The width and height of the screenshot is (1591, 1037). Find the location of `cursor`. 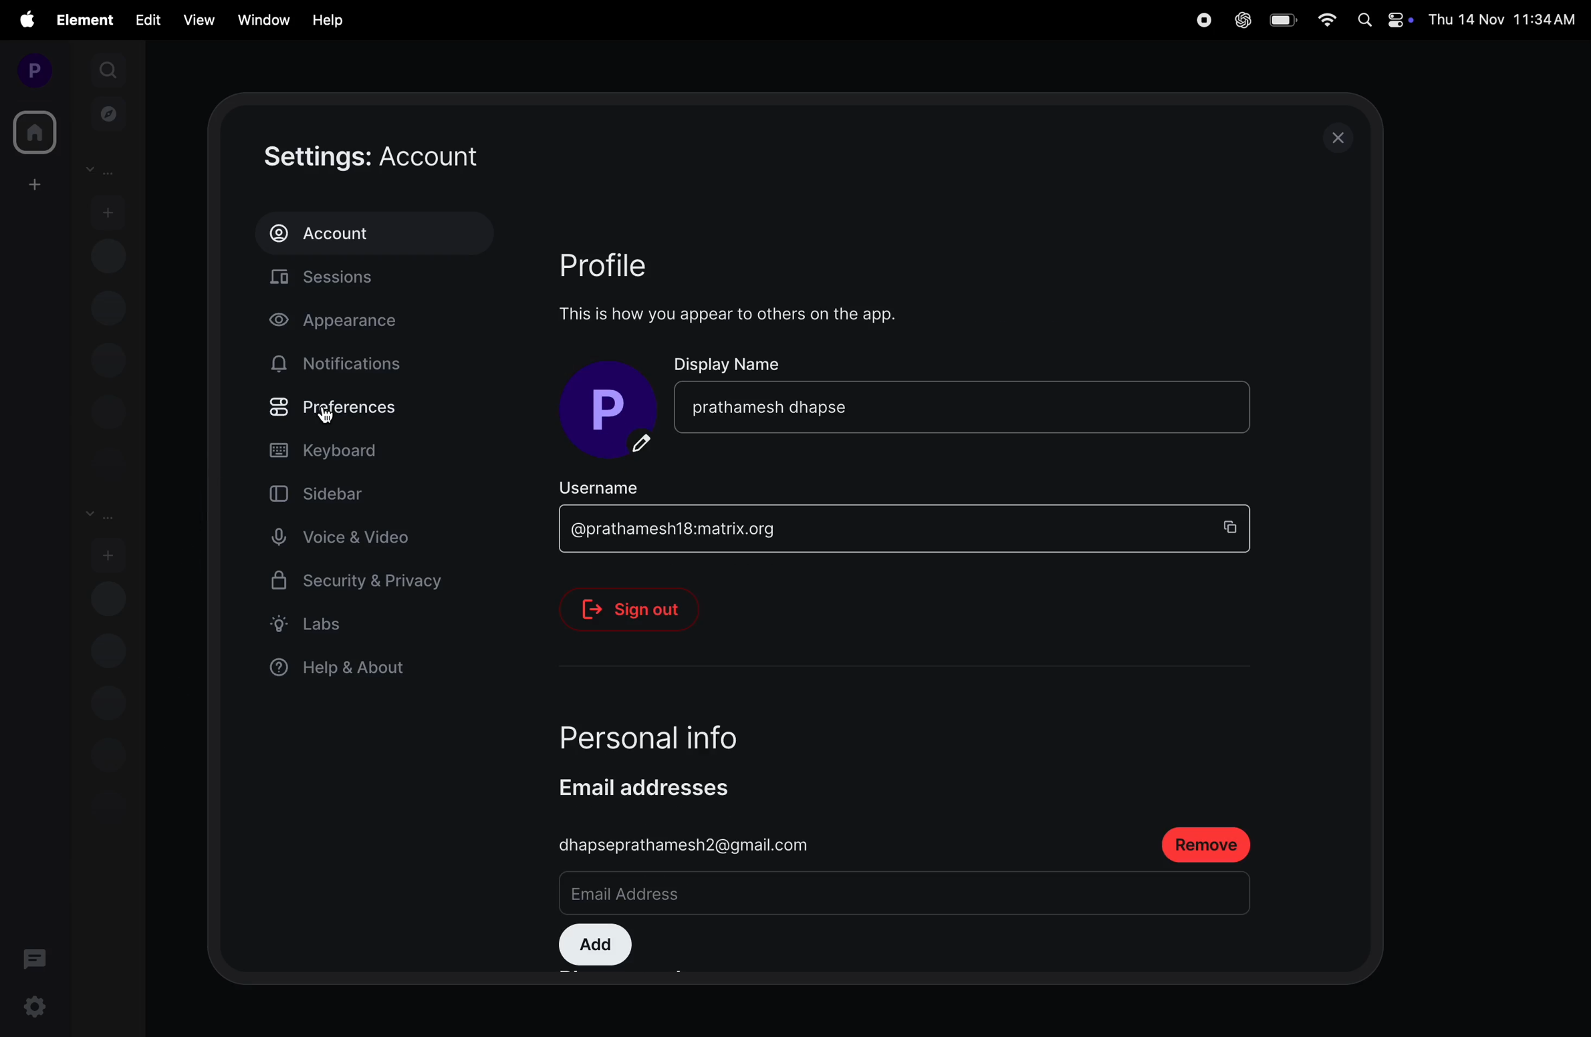

cursor is located at coordinates (329, 412).